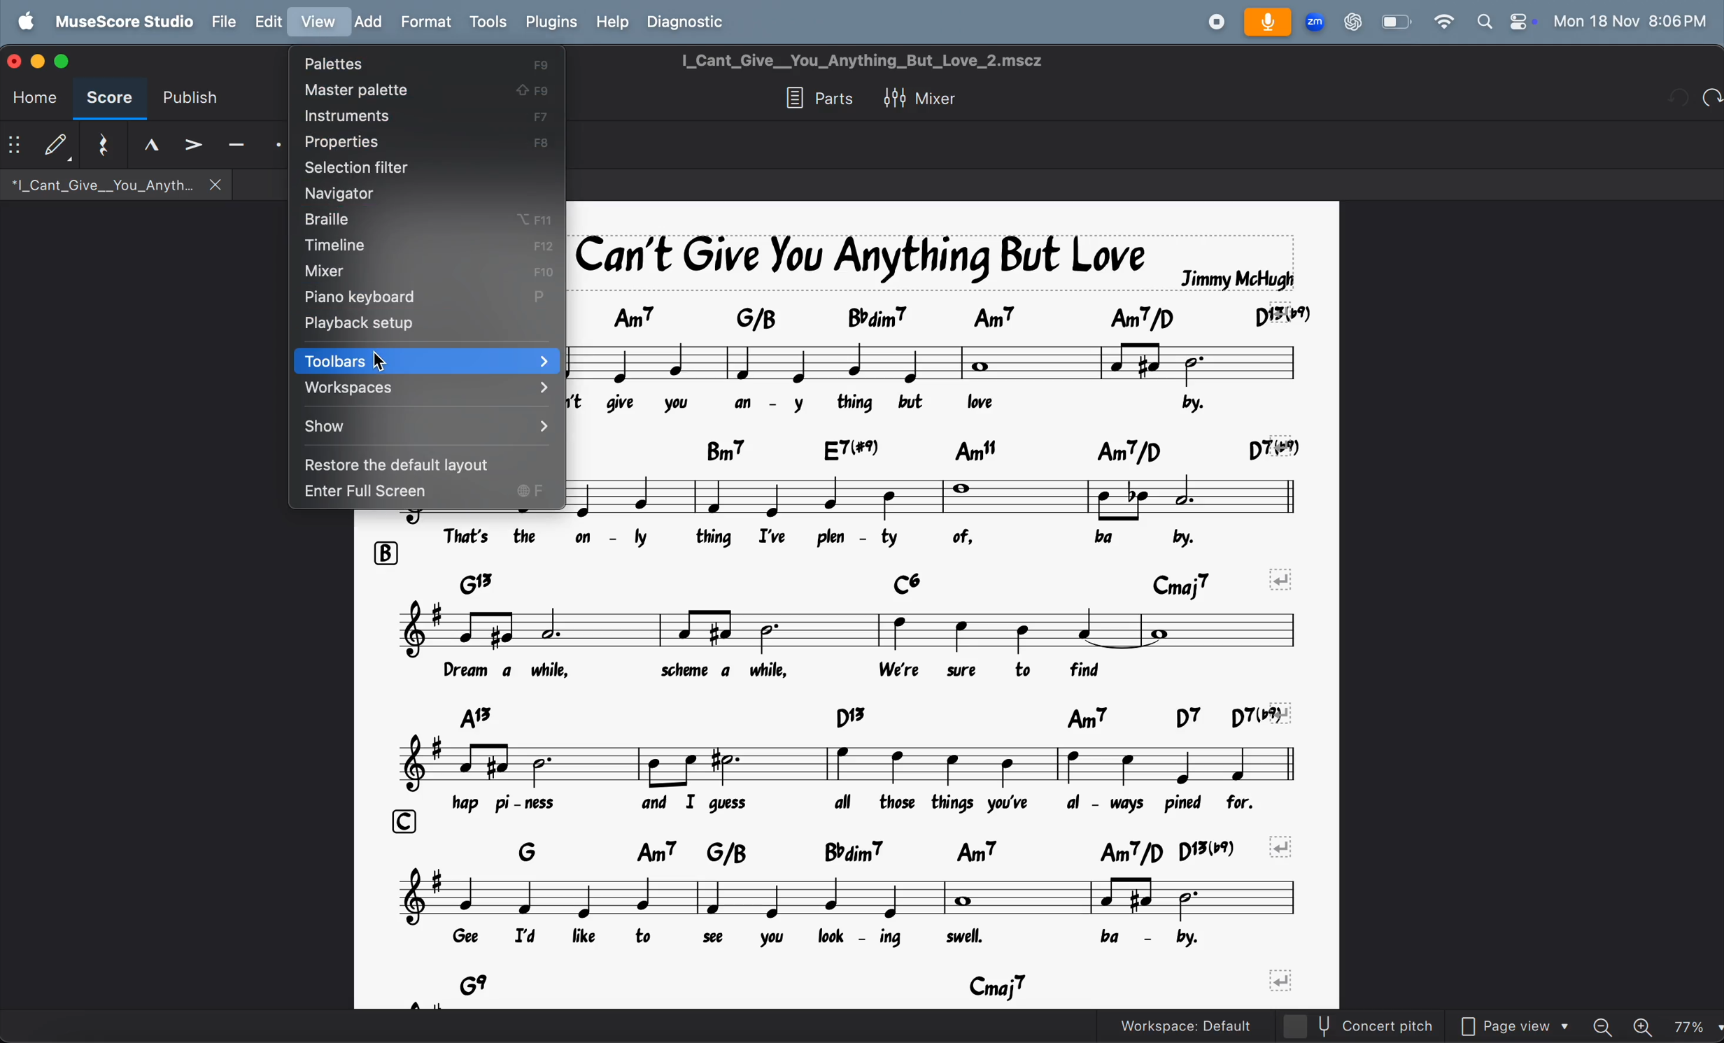  Describe the element at coordinates (691, 21) in the screenshot. I see `diagnostic` at that location.